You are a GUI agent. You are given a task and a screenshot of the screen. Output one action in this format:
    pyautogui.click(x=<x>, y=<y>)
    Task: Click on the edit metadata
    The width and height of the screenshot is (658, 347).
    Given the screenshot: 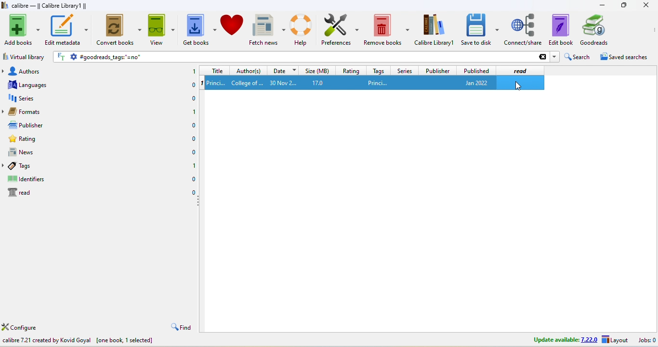 What is the action you would take?
    pyautogui.click(x=66, y=30)
    